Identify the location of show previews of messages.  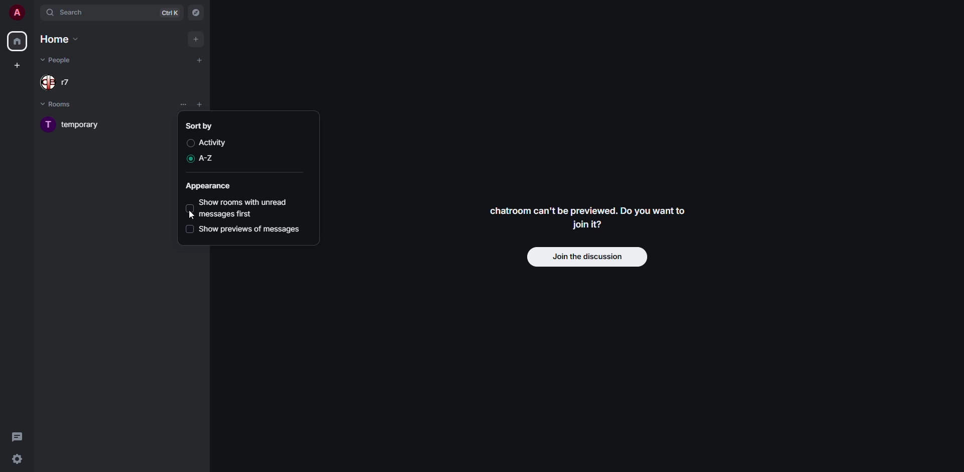
(252, 229).